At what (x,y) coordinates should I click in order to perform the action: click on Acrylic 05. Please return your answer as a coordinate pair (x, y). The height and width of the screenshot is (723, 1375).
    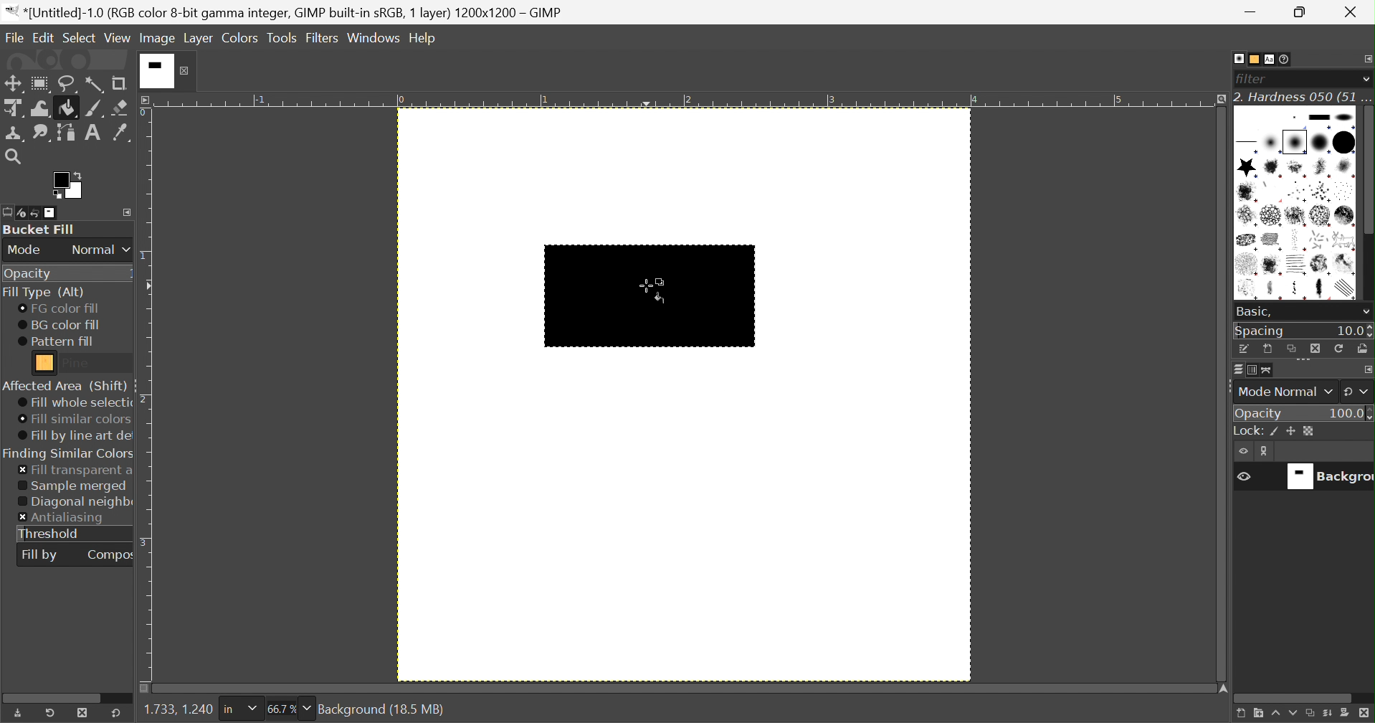
    Looking at the image, I should click on (1247, 192).